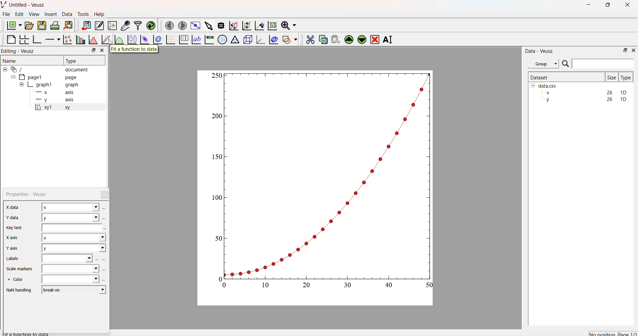  I want to click on Select using dataset browser, so click(104, 218).